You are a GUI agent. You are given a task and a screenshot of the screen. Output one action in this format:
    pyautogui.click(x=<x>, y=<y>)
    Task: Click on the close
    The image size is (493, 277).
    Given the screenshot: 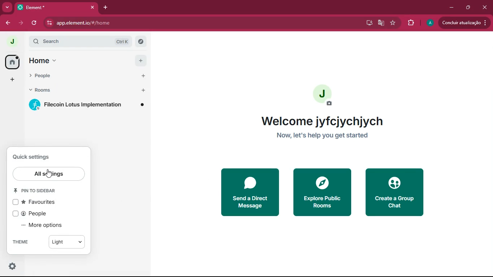 What is the action you would take?
    pyautogui.click(x=485, y=7)
    